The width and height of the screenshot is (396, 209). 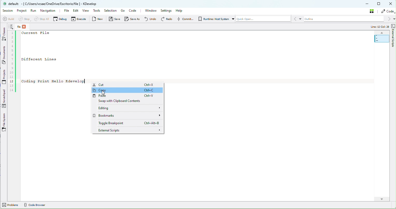 What do you see at coordinates (128, 91) in the screenshot?
I see `Copy Ctrl+C` at bounding box center [128, 91].